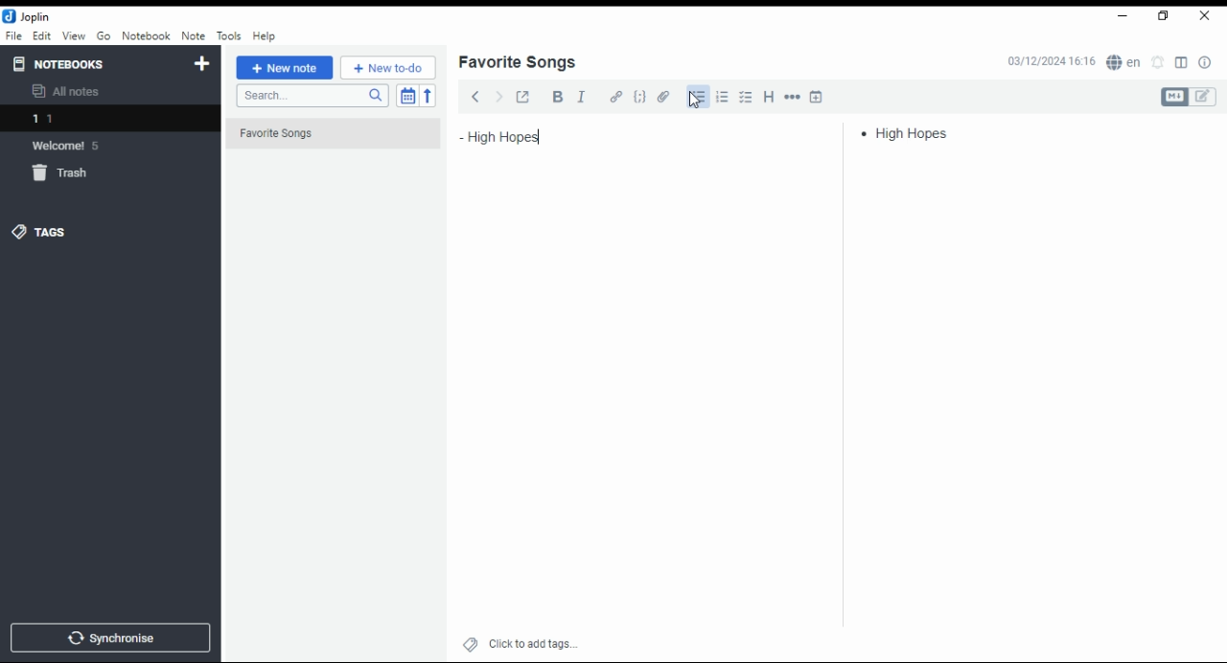  Describe the element at coordinates (202, 64) in the screenshot. I see `new notebook` at that location.